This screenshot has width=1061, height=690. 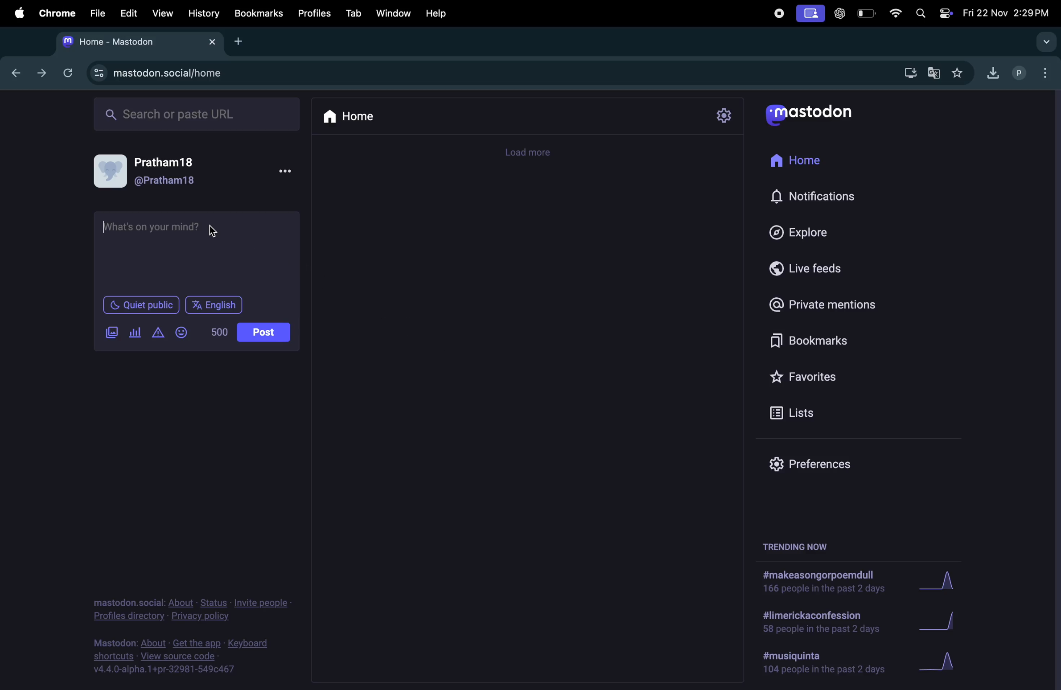 What do you see at coordinates (142, 306) in the screenshot?
I see `quiet public` at bounding box center [142, 306].